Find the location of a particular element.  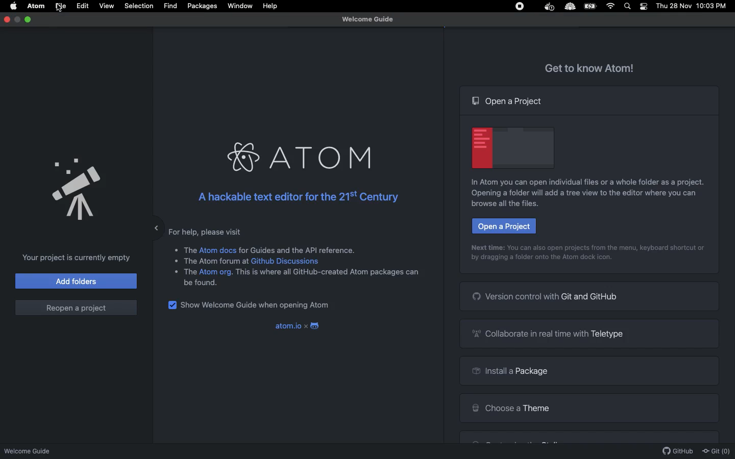

 is located at coordinates (569, 7).